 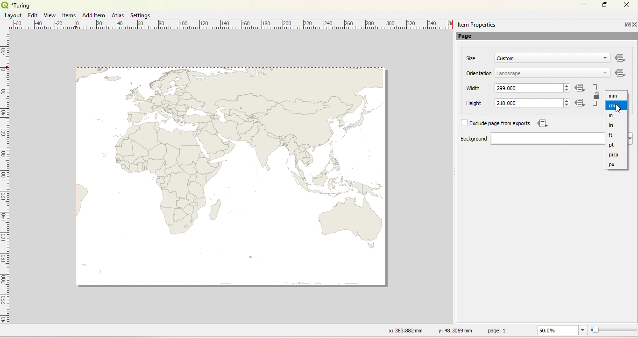 I want to click on , so click(x=621, y=58).